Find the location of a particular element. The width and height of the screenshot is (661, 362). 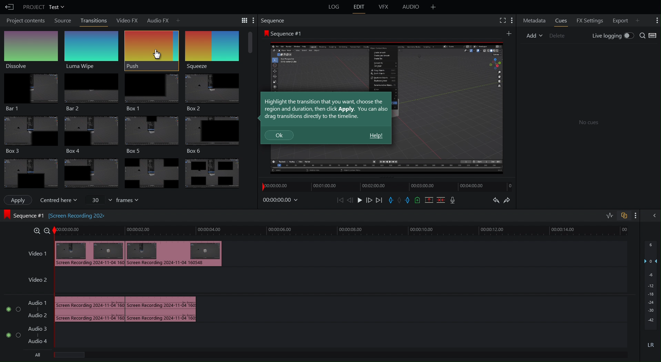

Audio track is located at coordinates (125, 308).